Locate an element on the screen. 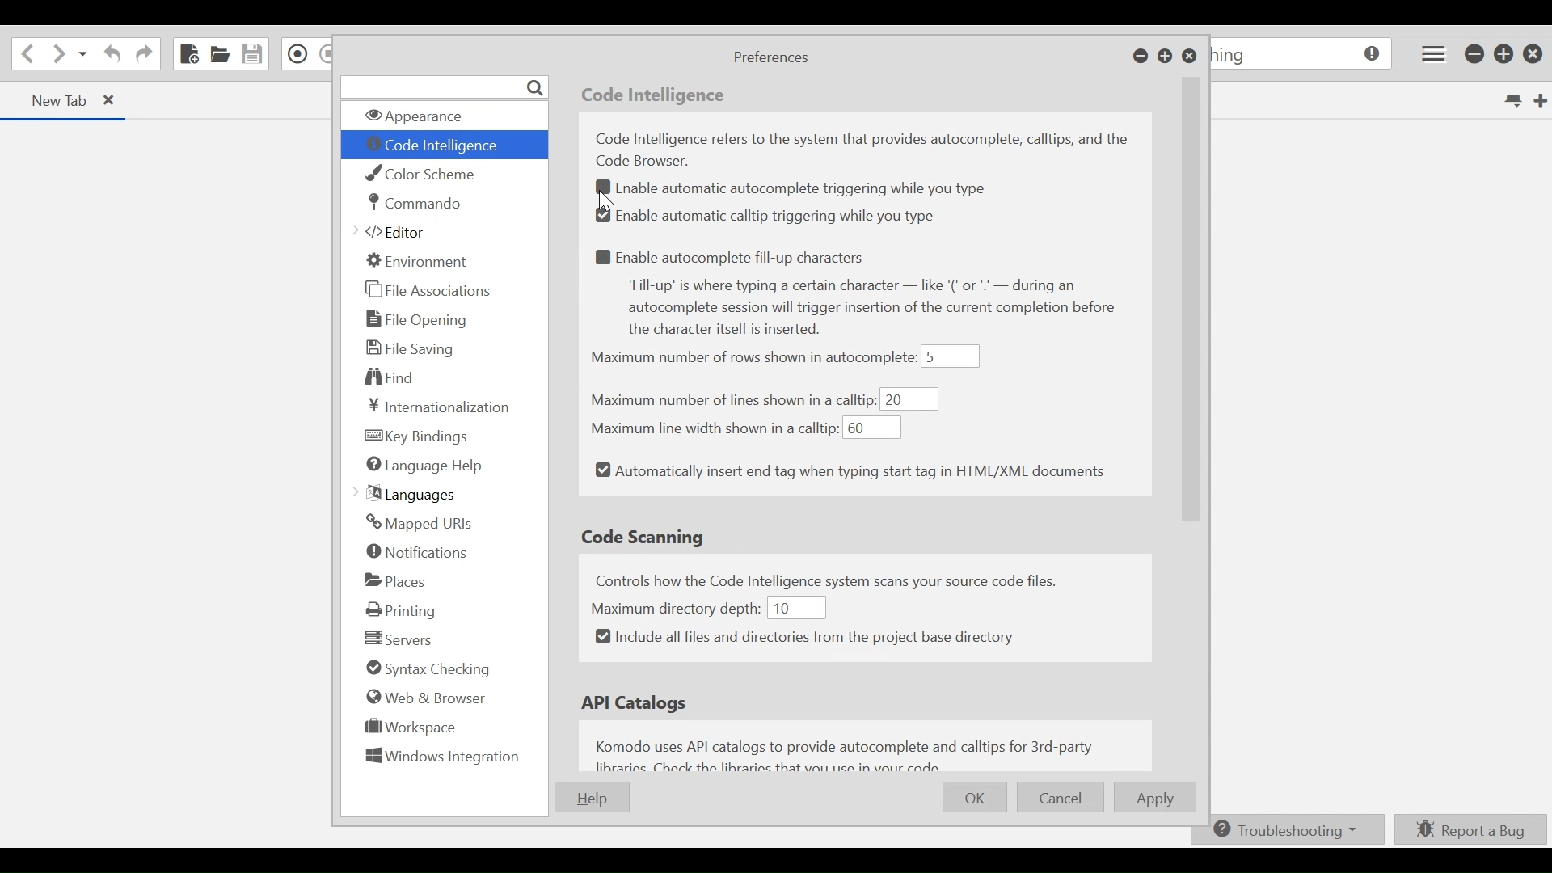 This screenshot has height=873, width=1552. enable automatic calltip triggering while you type is located at coordinates (772, 216).